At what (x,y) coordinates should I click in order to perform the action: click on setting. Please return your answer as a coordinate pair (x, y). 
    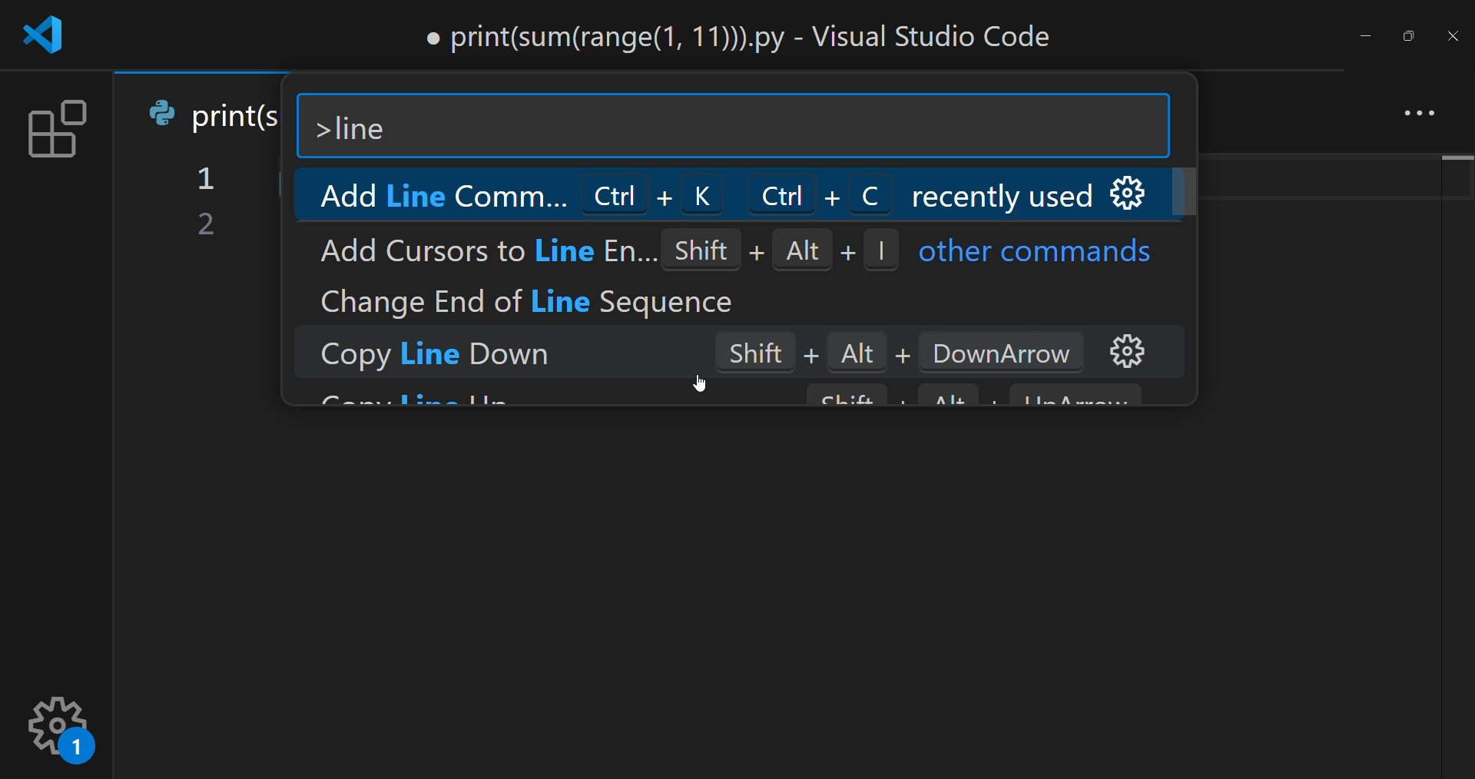
    Looking at the image, I should click on (62, 726).